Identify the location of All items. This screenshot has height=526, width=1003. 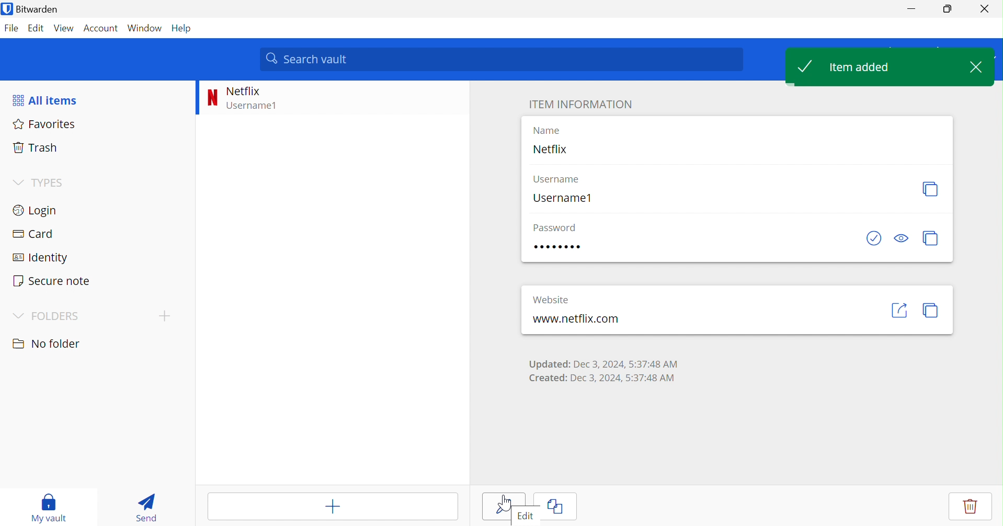
(45, 99).